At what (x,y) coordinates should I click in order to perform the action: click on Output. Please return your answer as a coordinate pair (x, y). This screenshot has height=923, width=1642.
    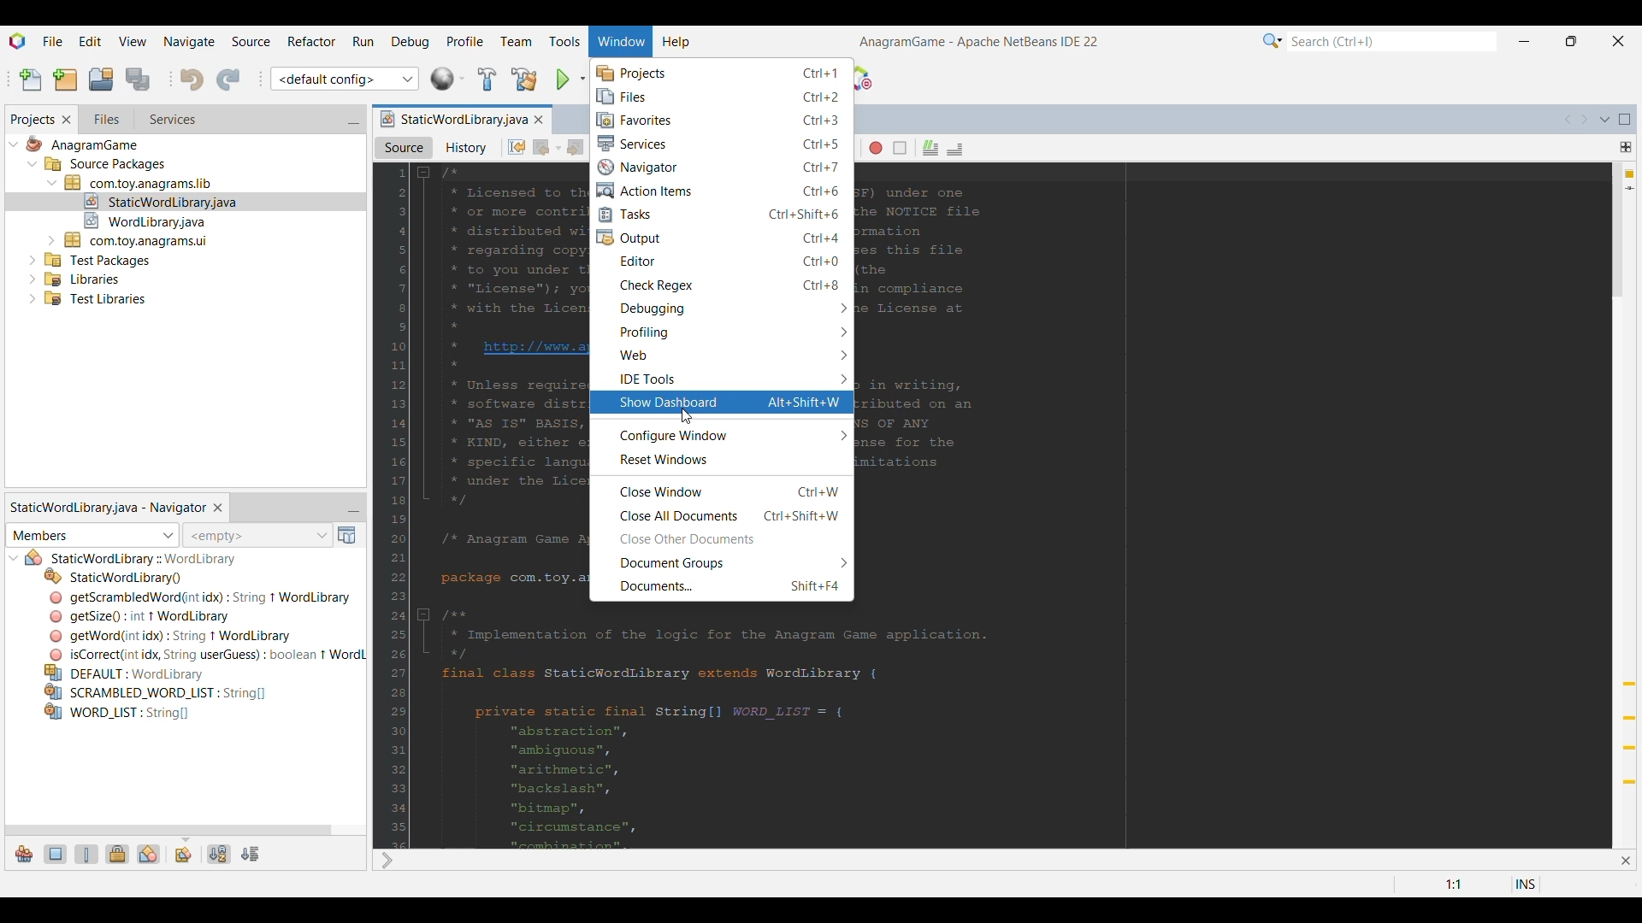
    Looking at the image, I should click on (721, 238).